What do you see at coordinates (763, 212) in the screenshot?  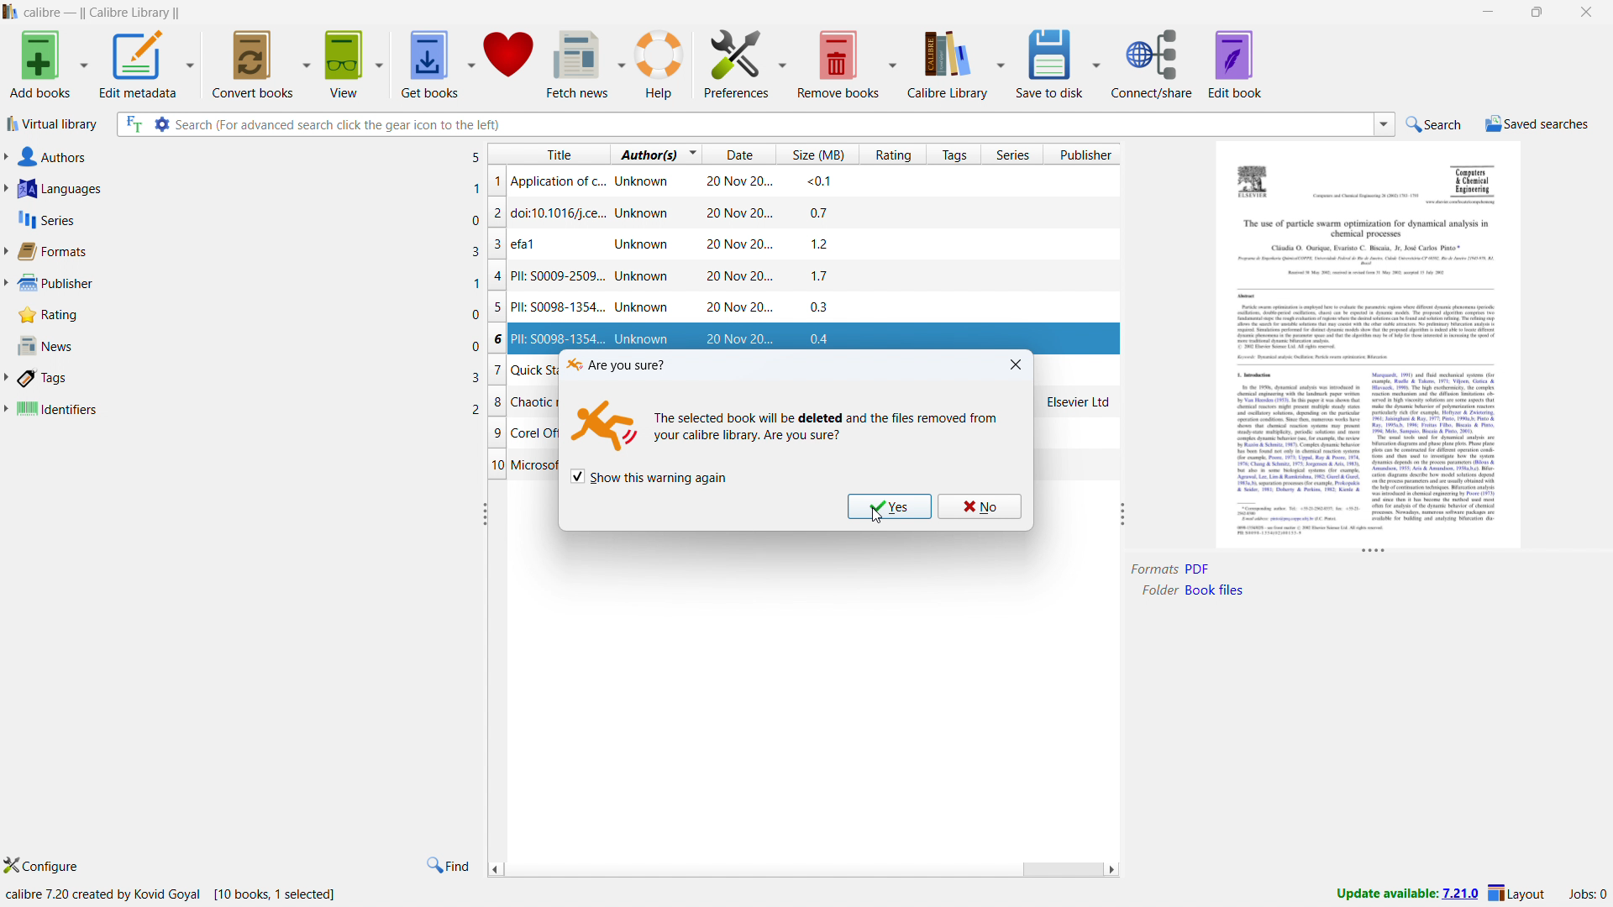 I see `doic 10.1016/j.ce..` at bounding box center [763, 212].